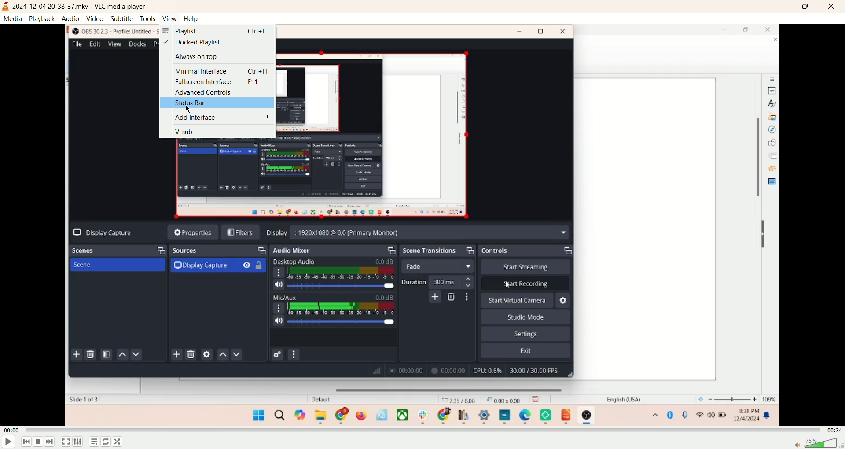 The width and height of the screenshot is (845, 449). I want to click on total time, so click(835, 428).